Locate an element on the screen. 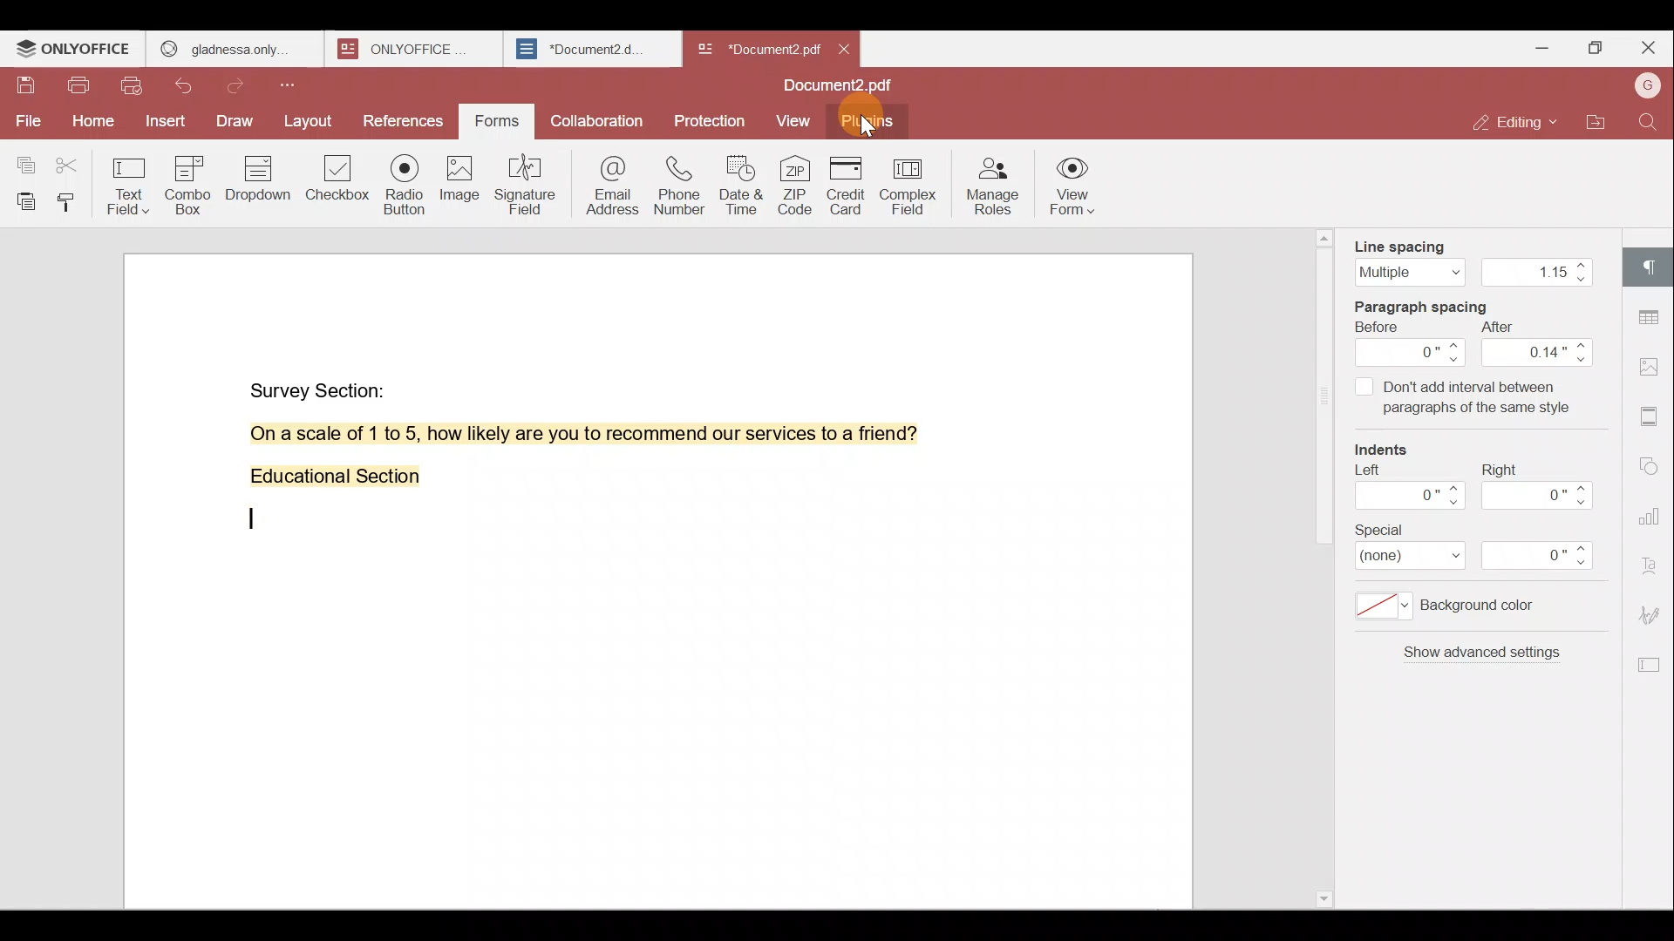 This screenshot has height=941, width=1674. Minimize is located at coordinates (1537, 46).